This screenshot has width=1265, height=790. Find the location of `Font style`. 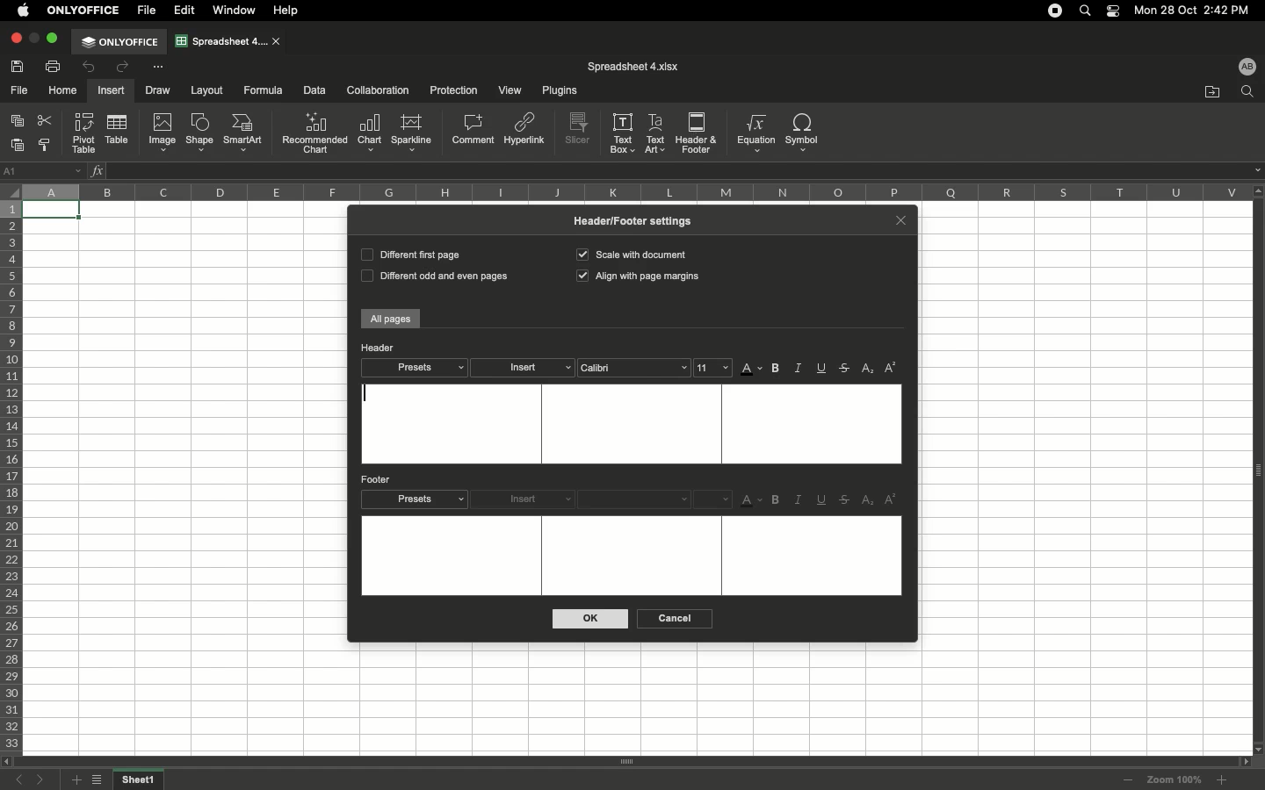

Font style is located at coordinates (636, 499).